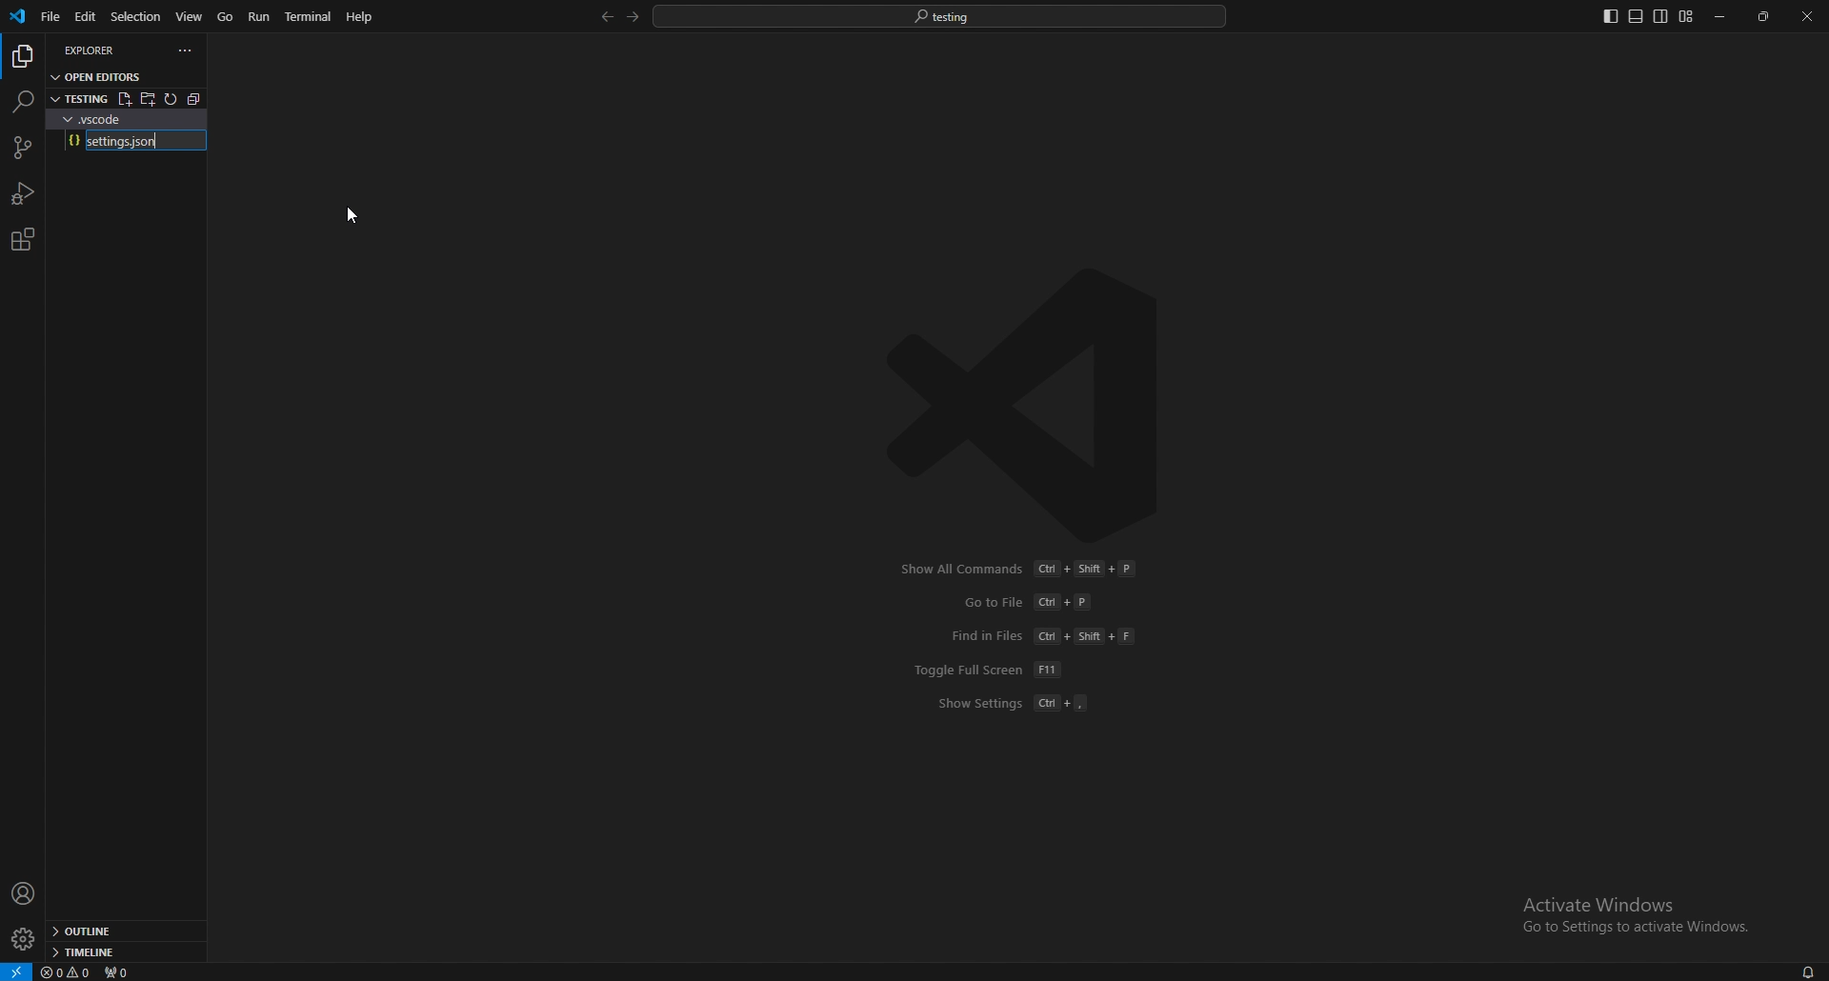 The height and width of the screenshot is (981, 1829). I want to click on file name, so click(132, 141).